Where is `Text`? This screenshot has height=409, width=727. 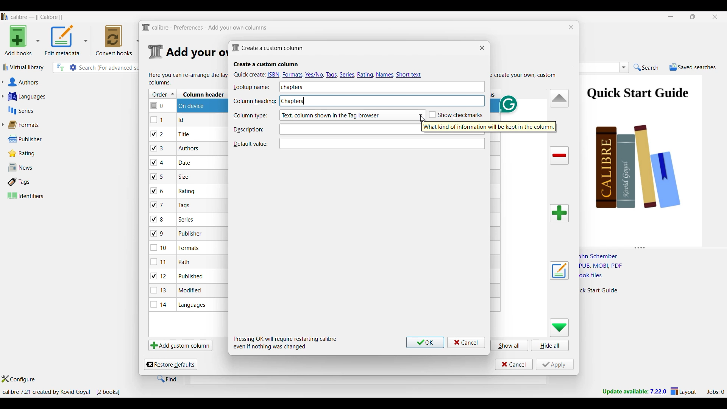 Text is located at coordinates (346, 130).